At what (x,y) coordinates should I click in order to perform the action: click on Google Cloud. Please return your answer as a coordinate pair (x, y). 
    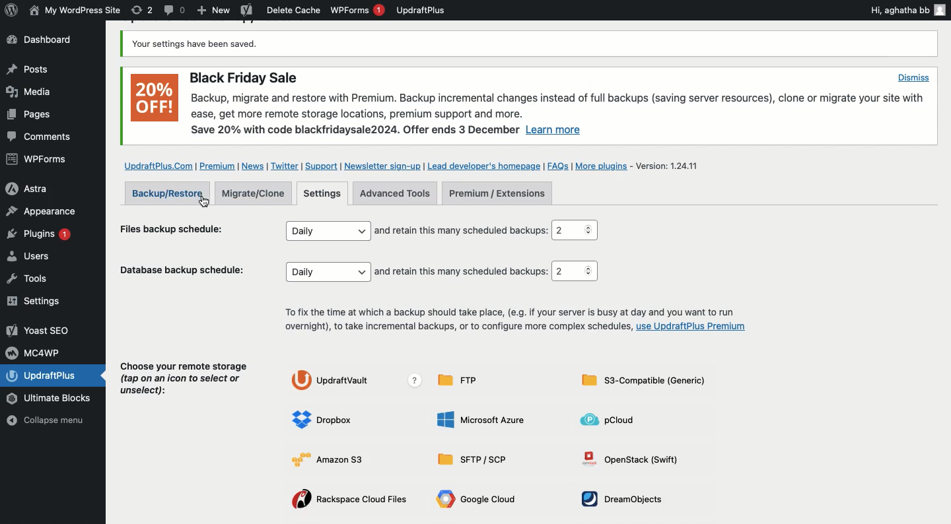
    Looking at the image, I should click on (479, 501).